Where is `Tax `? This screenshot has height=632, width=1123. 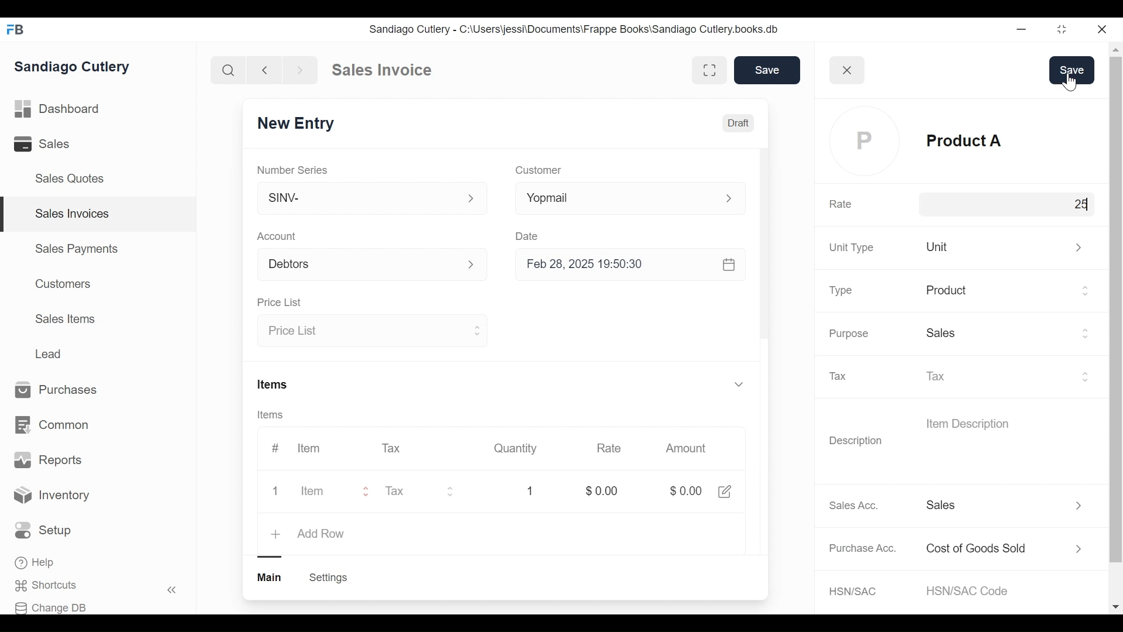
Tax  is located at coordinates (426, 490).